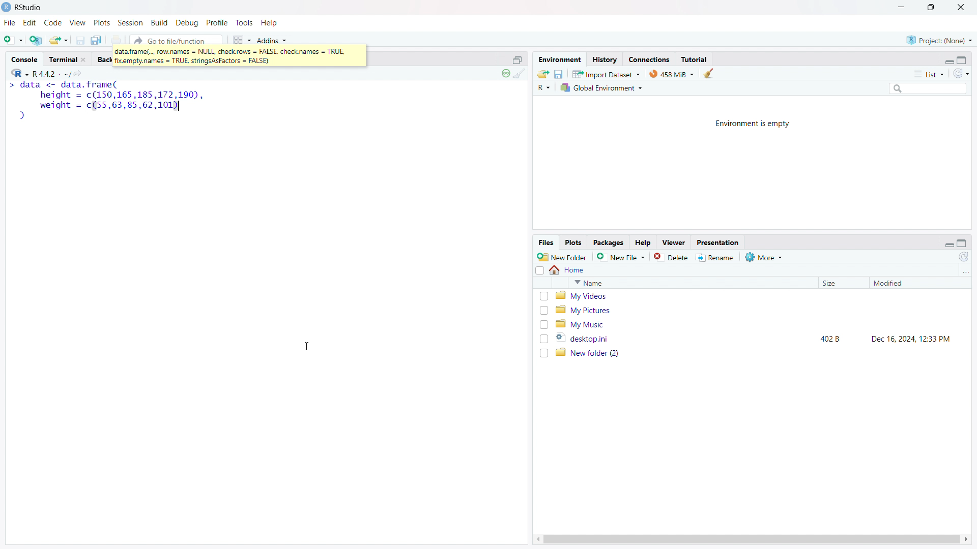 The width and height of the screenshot is (977, 549). What do you see at coordinates (694, 59) in the screenshot?
I see `tutorial` at bounding box center [694, 59].